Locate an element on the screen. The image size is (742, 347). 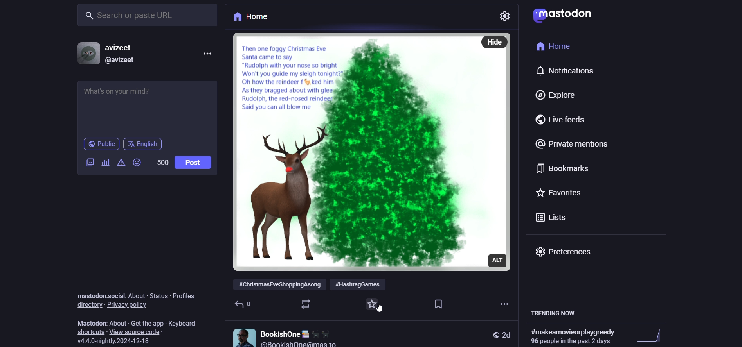
trending now is located at coordinates (558, 313).